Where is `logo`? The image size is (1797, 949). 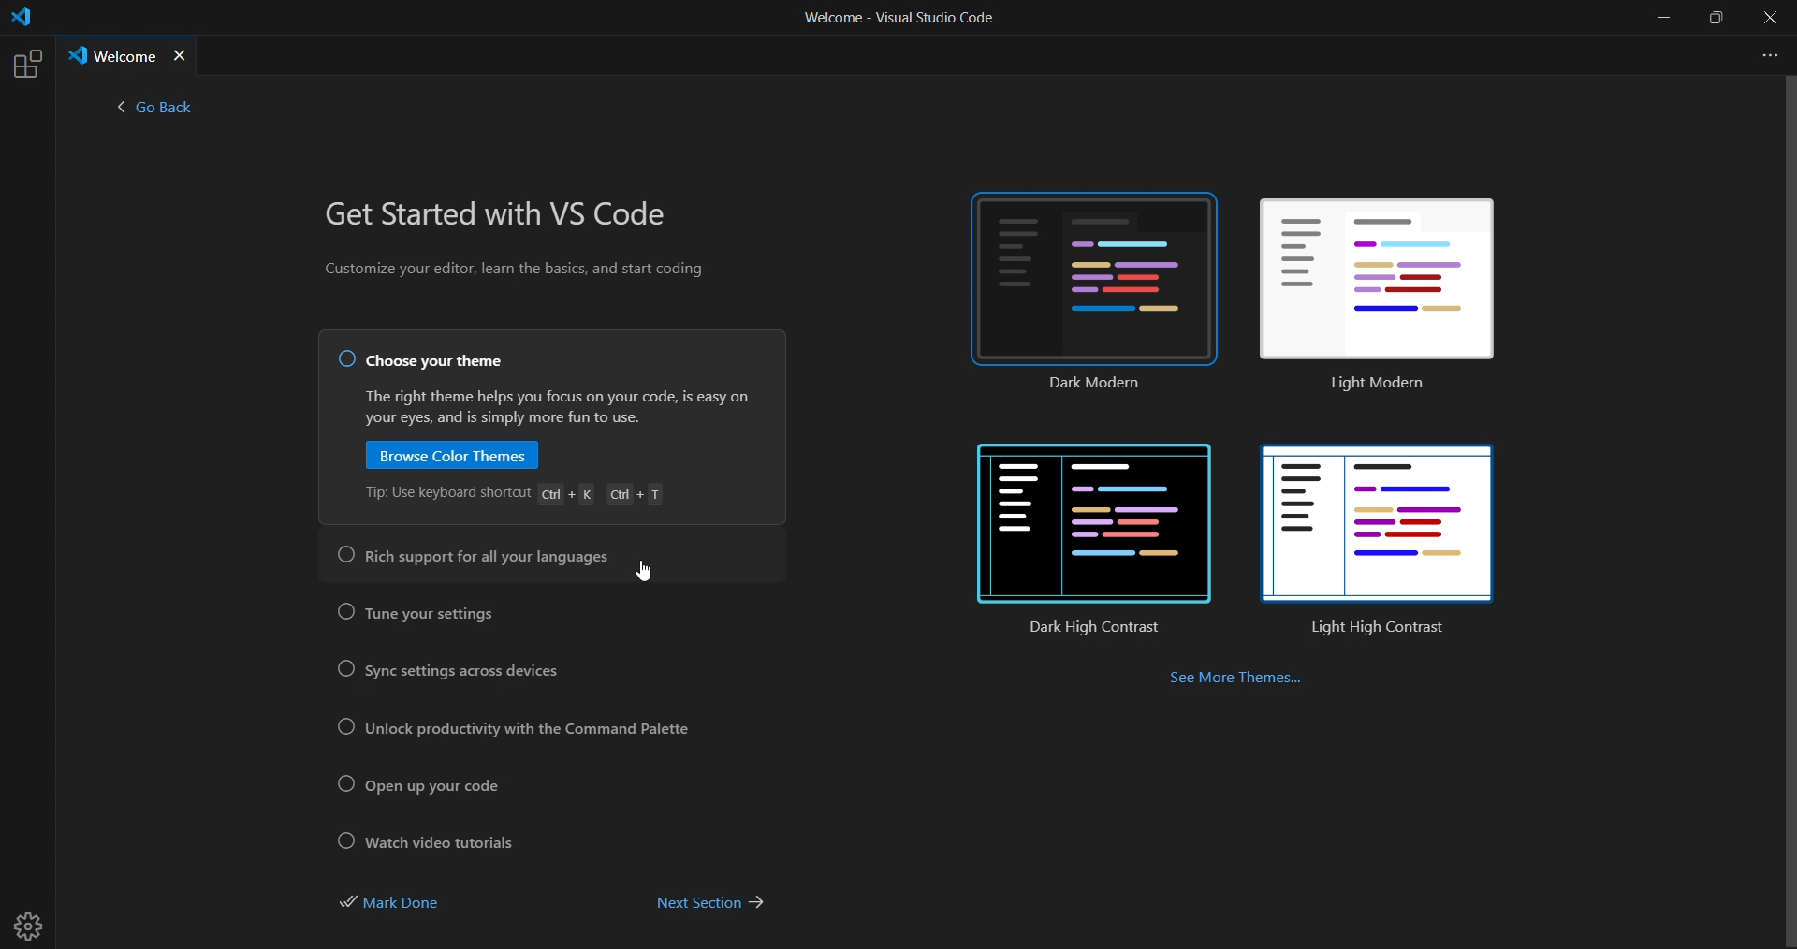 logo is located at coordinates (20, 21).